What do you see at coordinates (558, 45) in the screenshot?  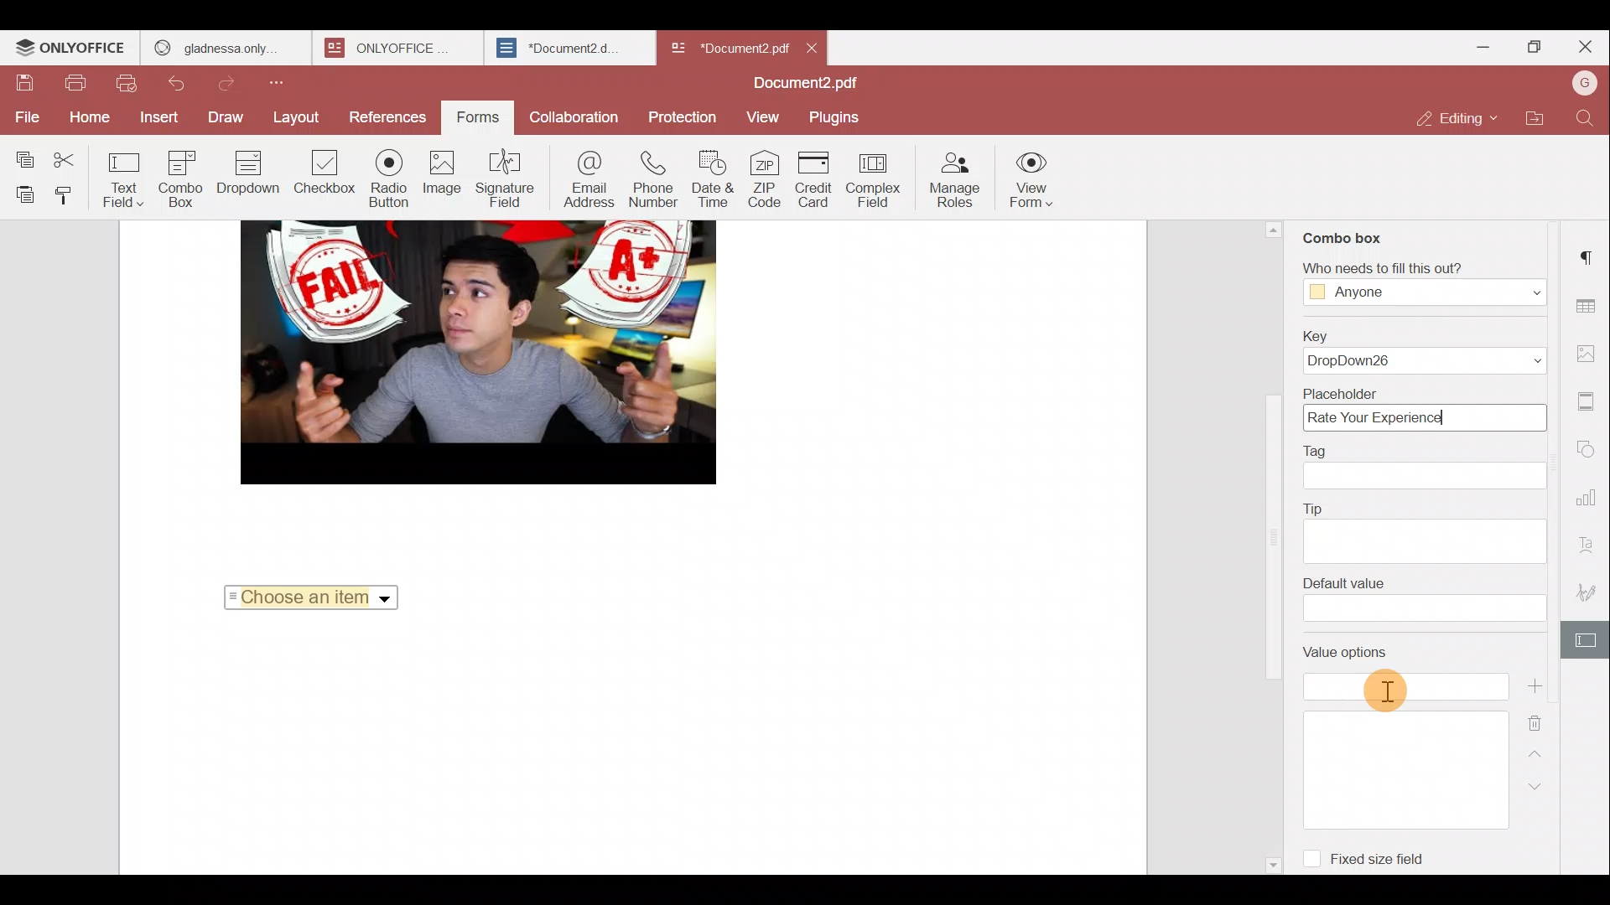 I see `*Document2.d.` at bounding box center [558, 45].